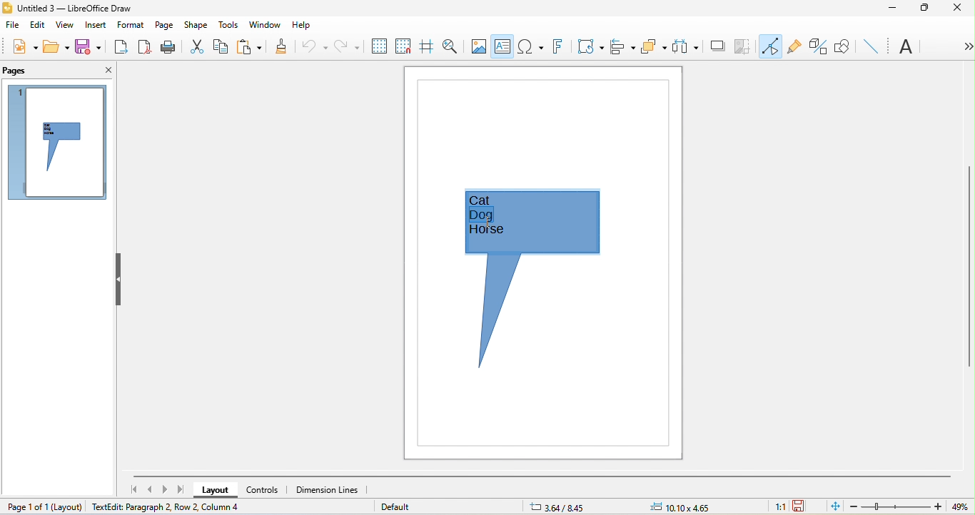 The width and height of the screenshot is (975, 515). What do you see at coordinates (492, 200) in the screenshot?
I see `cat` at bounding box center [492, 200].